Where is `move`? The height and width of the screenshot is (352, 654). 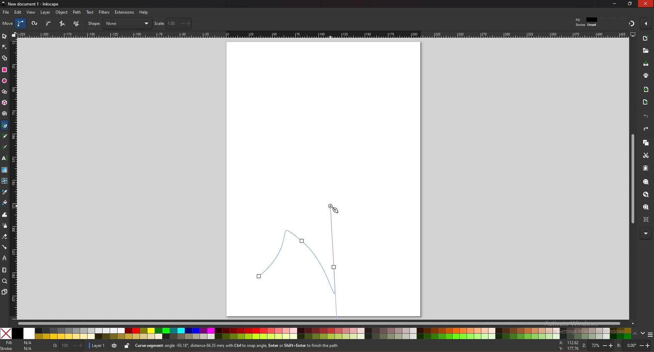
move is located at coordinates (8, 23).